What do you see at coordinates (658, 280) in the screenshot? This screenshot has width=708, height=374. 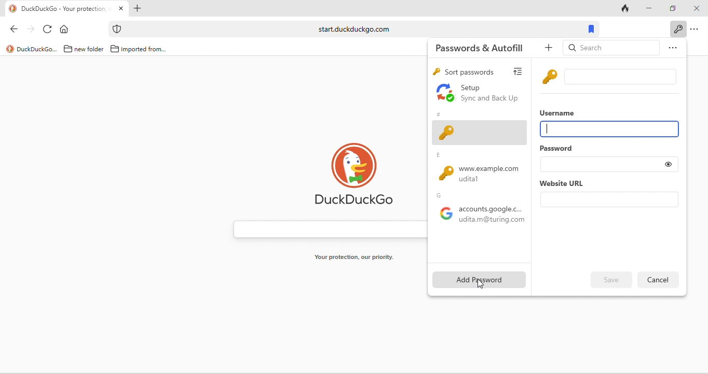 I see `delete` at bounding box center [658, 280].